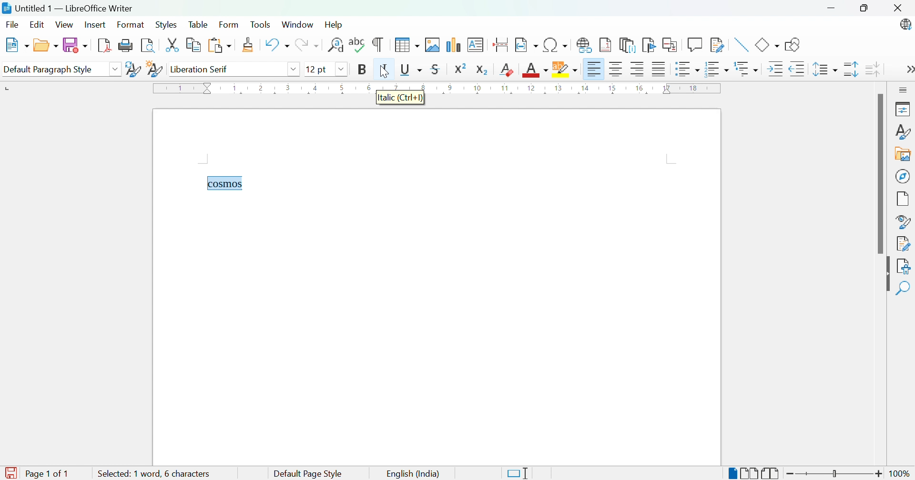 The image size is (915, 480). What do you see at coordinates (200, 70) in the screenshot?
I see `Liberation serif` at bounding box center [200, 70].